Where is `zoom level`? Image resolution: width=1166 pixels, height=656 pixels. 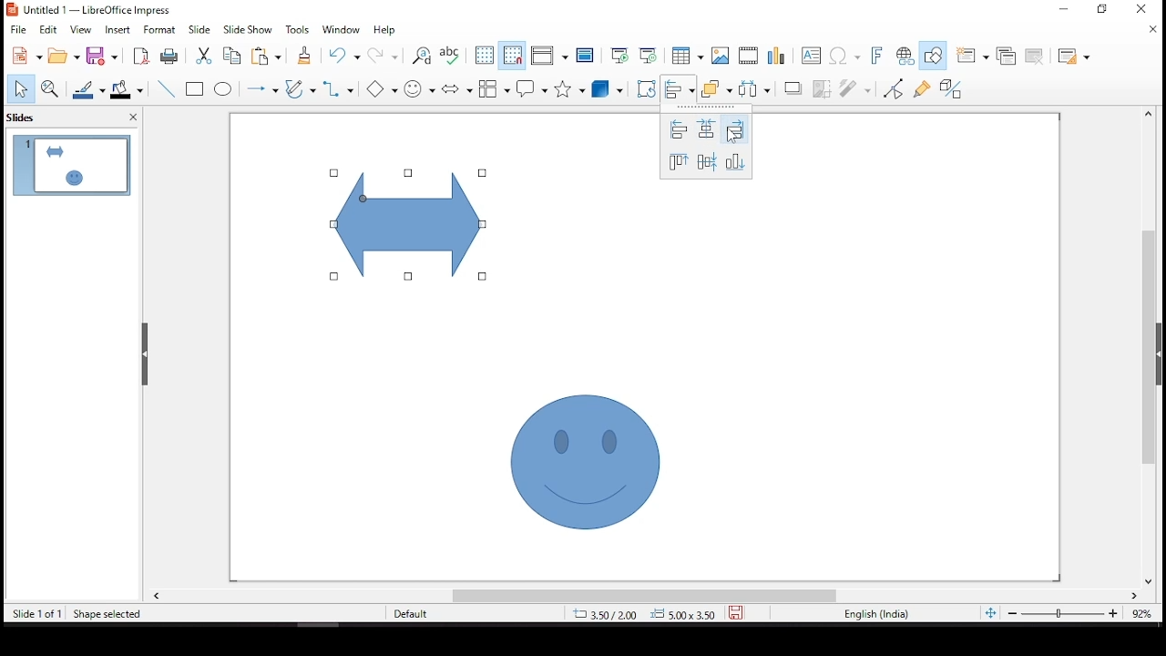 zoom level is located at coordinates (1140, 614).